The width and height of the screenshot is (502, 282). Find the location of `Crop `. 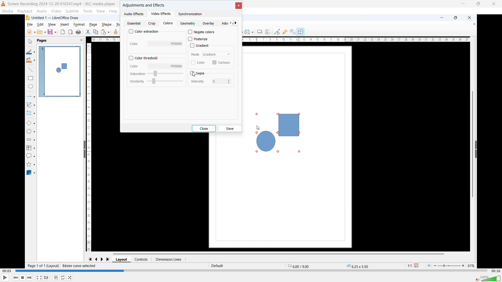

Crop  is located at coordinates (151, 23).